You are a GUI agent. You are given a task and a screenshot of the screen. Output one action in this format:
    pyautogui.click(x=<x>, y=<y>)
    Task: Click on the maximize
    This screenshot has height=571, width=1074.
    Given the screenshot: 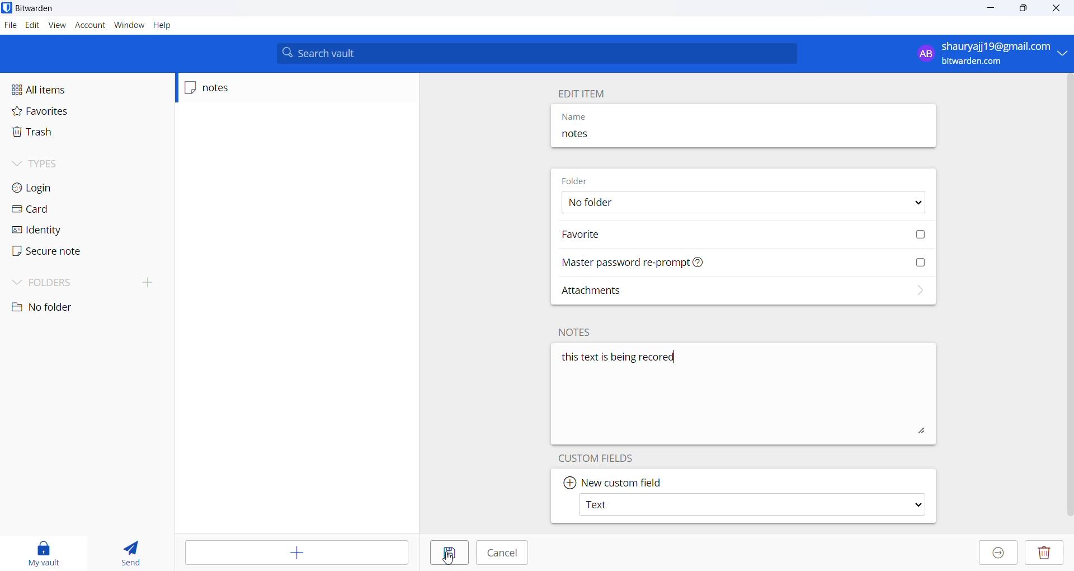 What is the action you would take?
    pyautogui.click(x=1019, y=8)
    